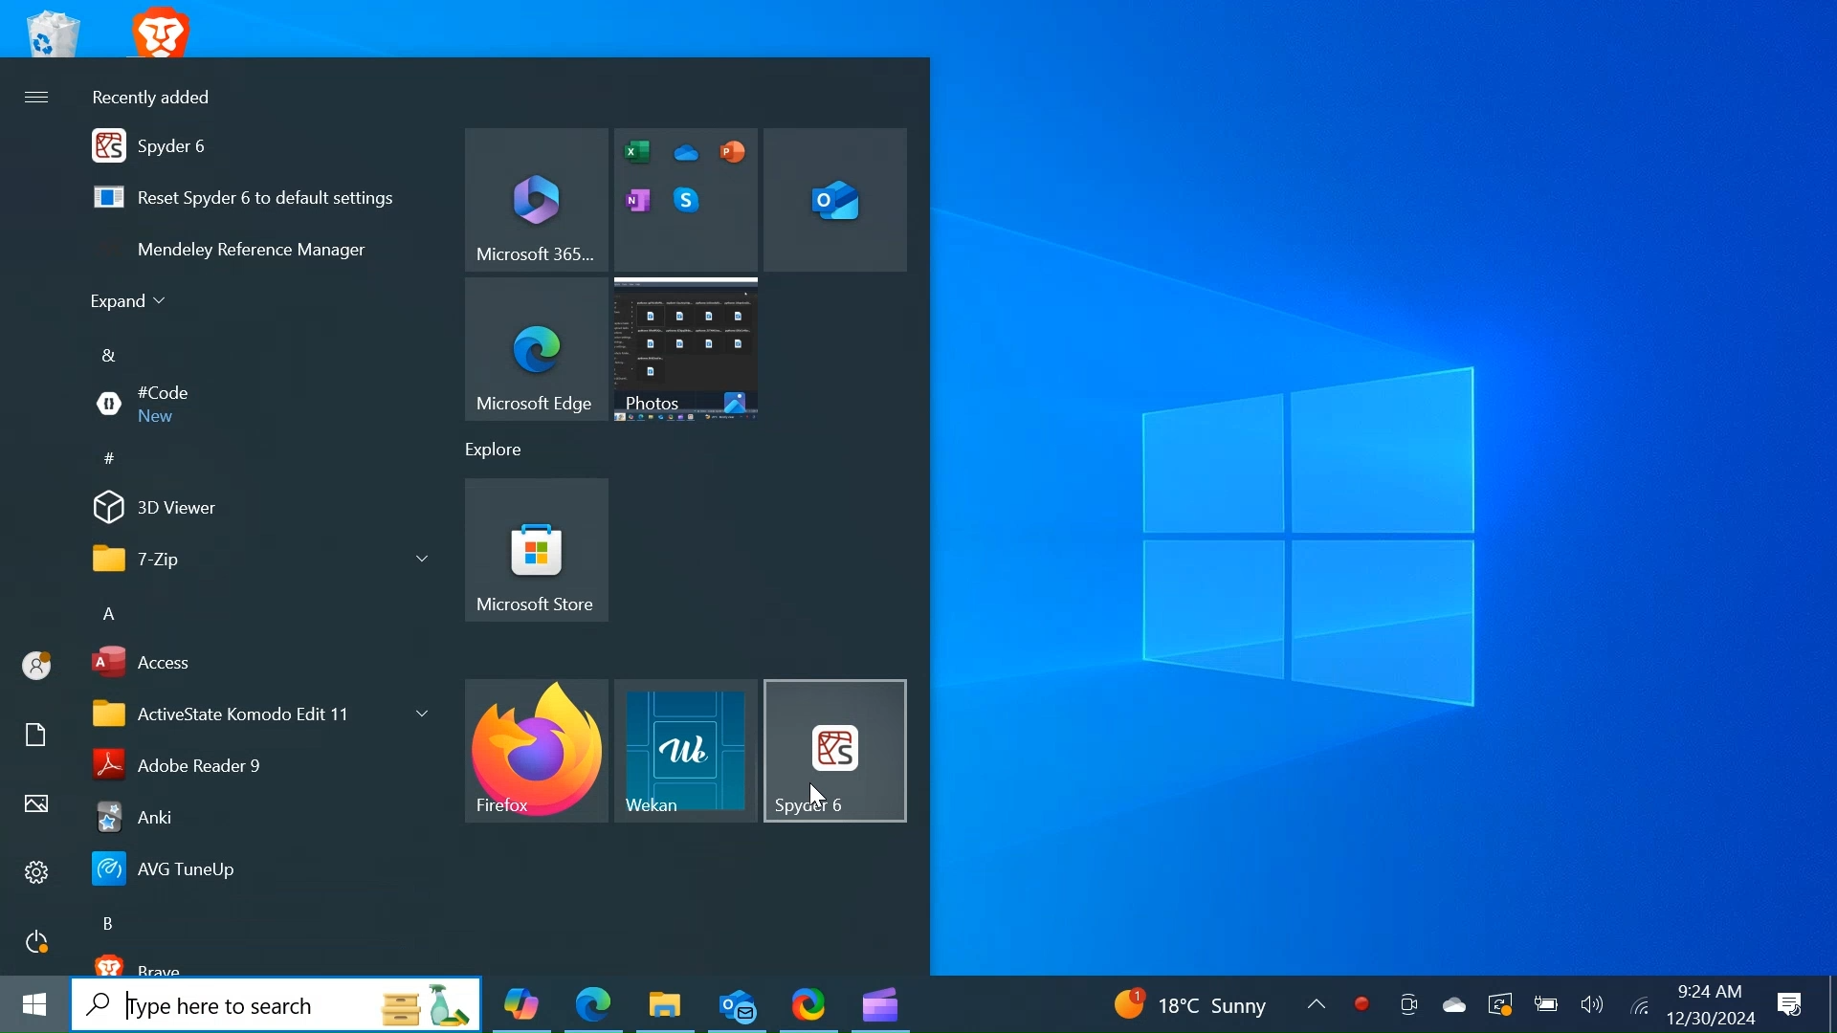 Image resolution: width=1837 pixels, height=1033 pixels. I want to click on Spyder Desktop Icon, so click(836, 752).